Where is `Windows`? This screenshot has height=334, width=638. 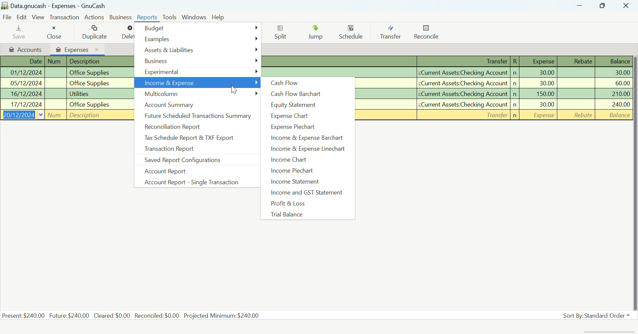 Windows is located at coordinates (194, 17).